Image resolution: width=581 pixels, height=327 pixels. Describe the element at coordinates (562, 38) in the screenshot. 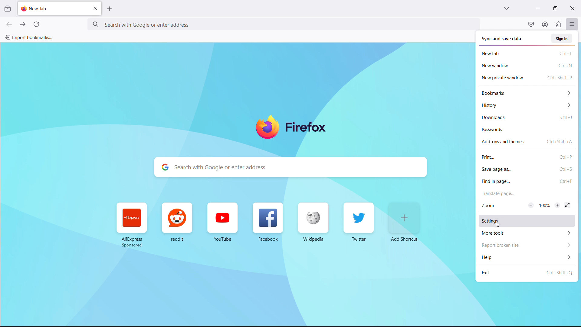

I see `sign in` at that location.